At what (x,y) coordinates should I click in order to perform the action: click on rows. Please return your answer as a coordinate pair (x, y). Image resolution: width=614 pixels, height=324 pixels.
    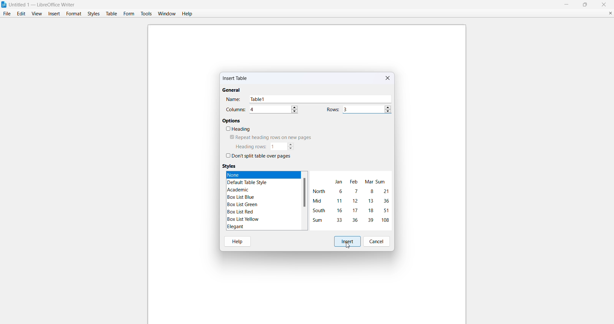
    Looking at the image, I should click on (333, 109).